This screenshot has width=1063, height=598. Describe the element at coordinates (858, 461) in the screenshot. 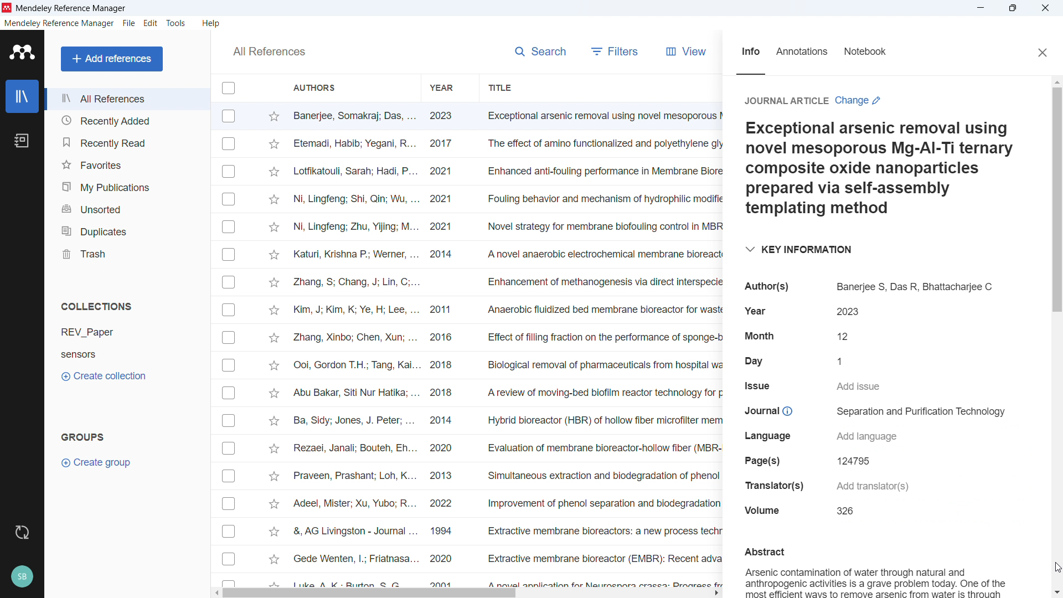

I see `124795` at that location.